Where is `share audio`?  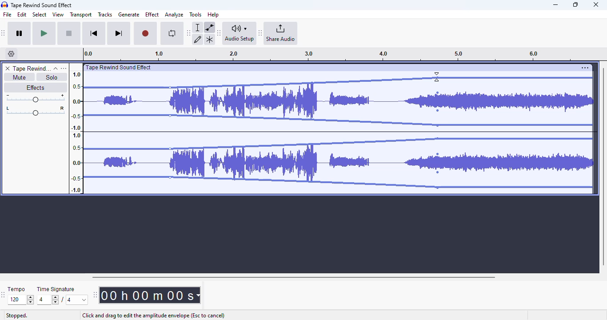
share audio is located at coordinates (281, 33).